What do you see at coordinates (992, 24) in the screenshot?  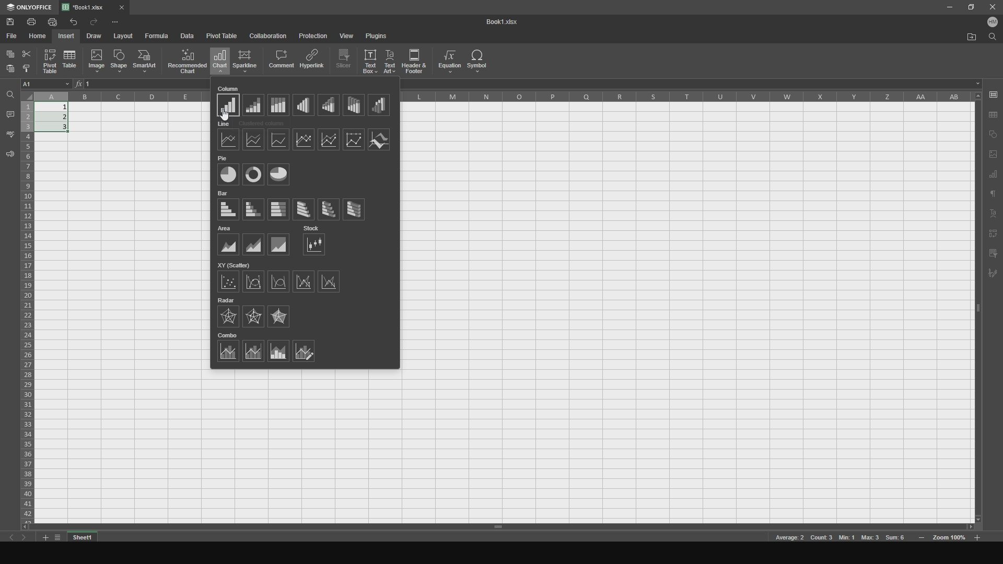 I see `user` at bounding box center [992, 24].